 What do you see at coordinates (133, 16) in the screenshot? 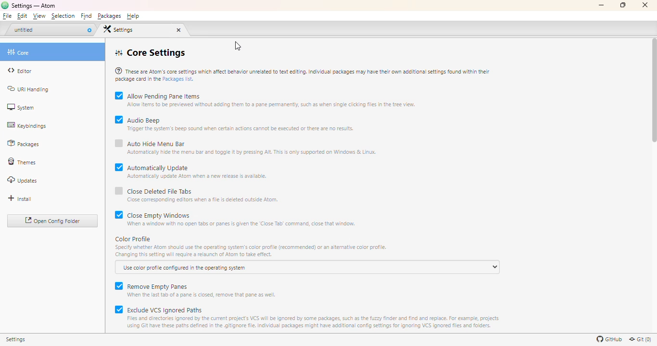
I see `Help` at bounding box center [133, 16].